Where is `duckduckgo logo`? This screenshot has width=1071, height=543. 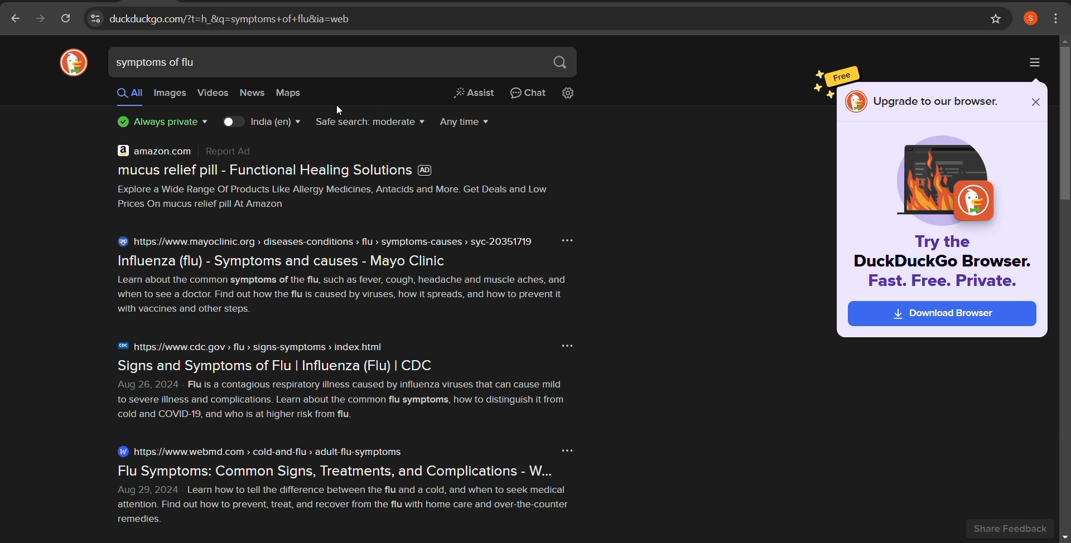
duckduckgo logo is located at coordinates (73, 64).